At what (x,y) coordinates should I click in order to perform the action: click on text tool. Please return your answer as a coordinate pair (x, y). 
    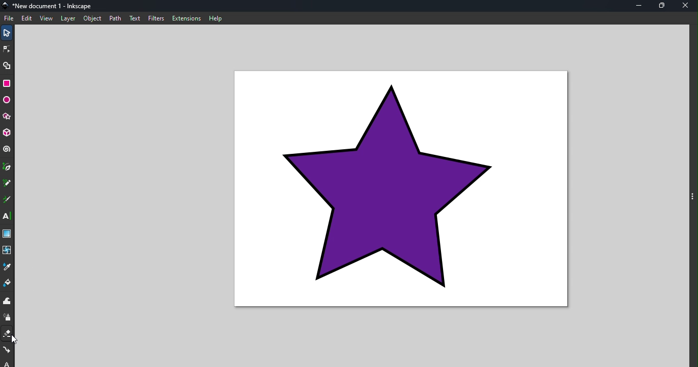
    Looking at the image, I should click on (7, 216).